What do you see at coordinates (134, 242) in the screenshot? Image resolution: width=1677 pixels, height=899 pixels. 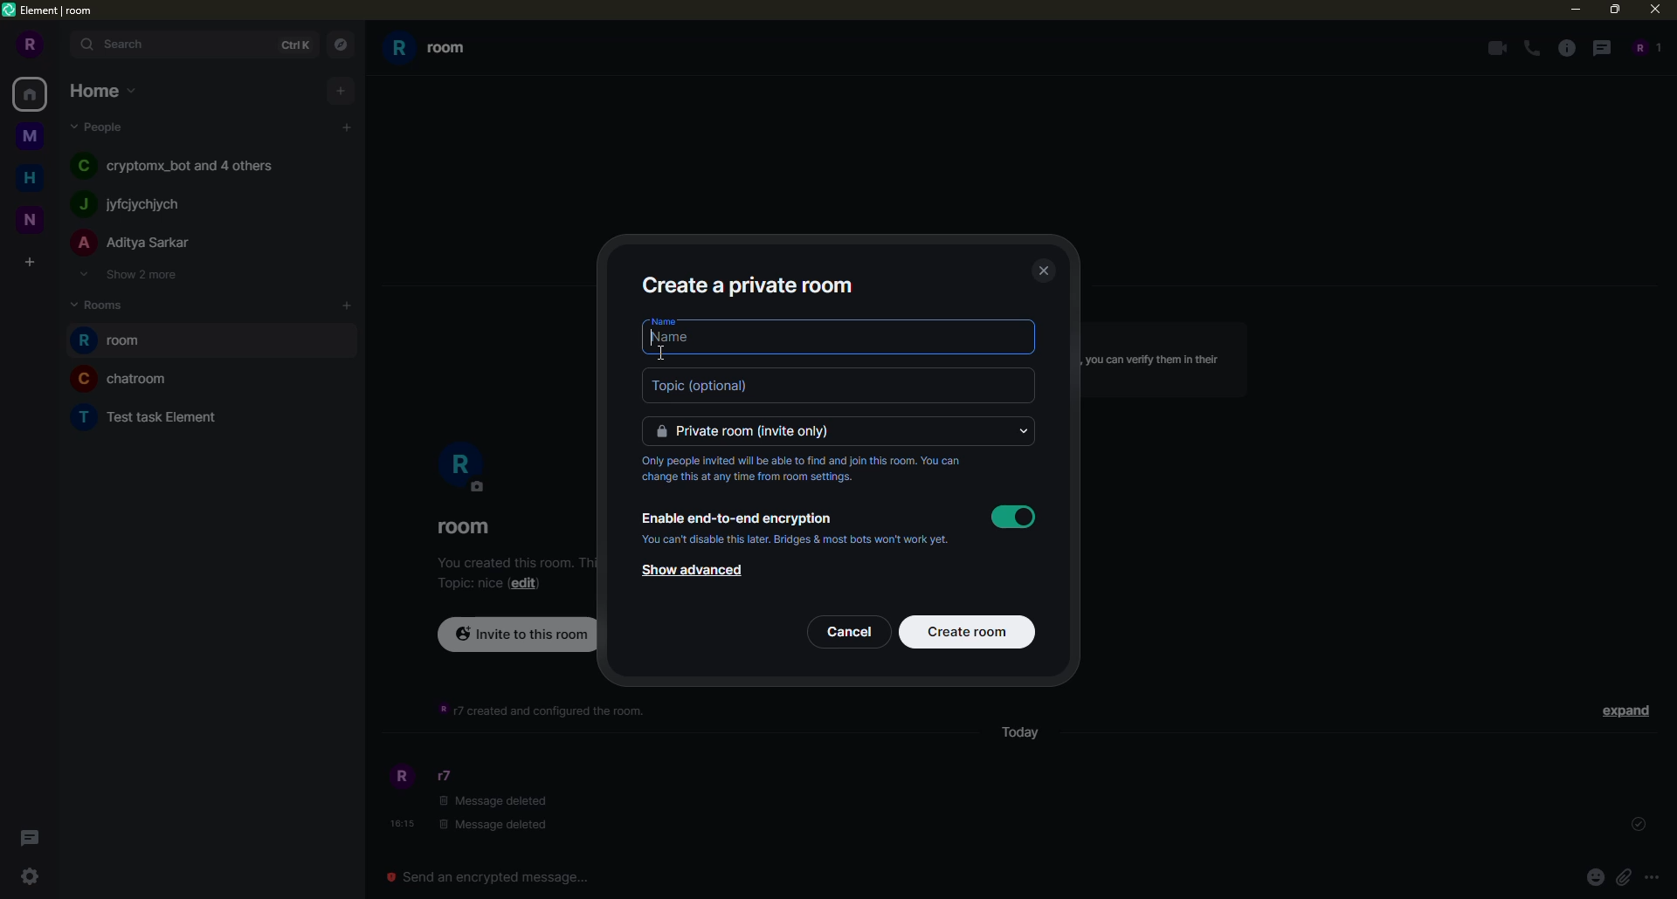 I see `people` at bounding box center [134, 242].